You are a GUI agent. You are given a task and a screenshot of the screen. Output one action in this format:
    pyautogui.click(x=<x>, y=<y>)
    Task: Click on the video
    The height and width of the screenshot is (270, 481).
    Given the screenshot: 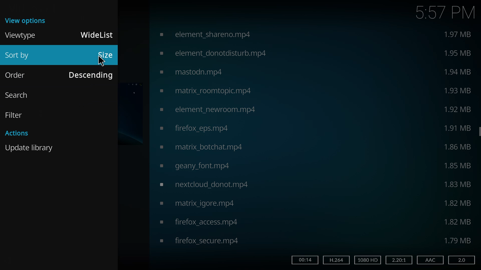 What is the action you would take?
    pyautogui.click(x=199, y=203)
    